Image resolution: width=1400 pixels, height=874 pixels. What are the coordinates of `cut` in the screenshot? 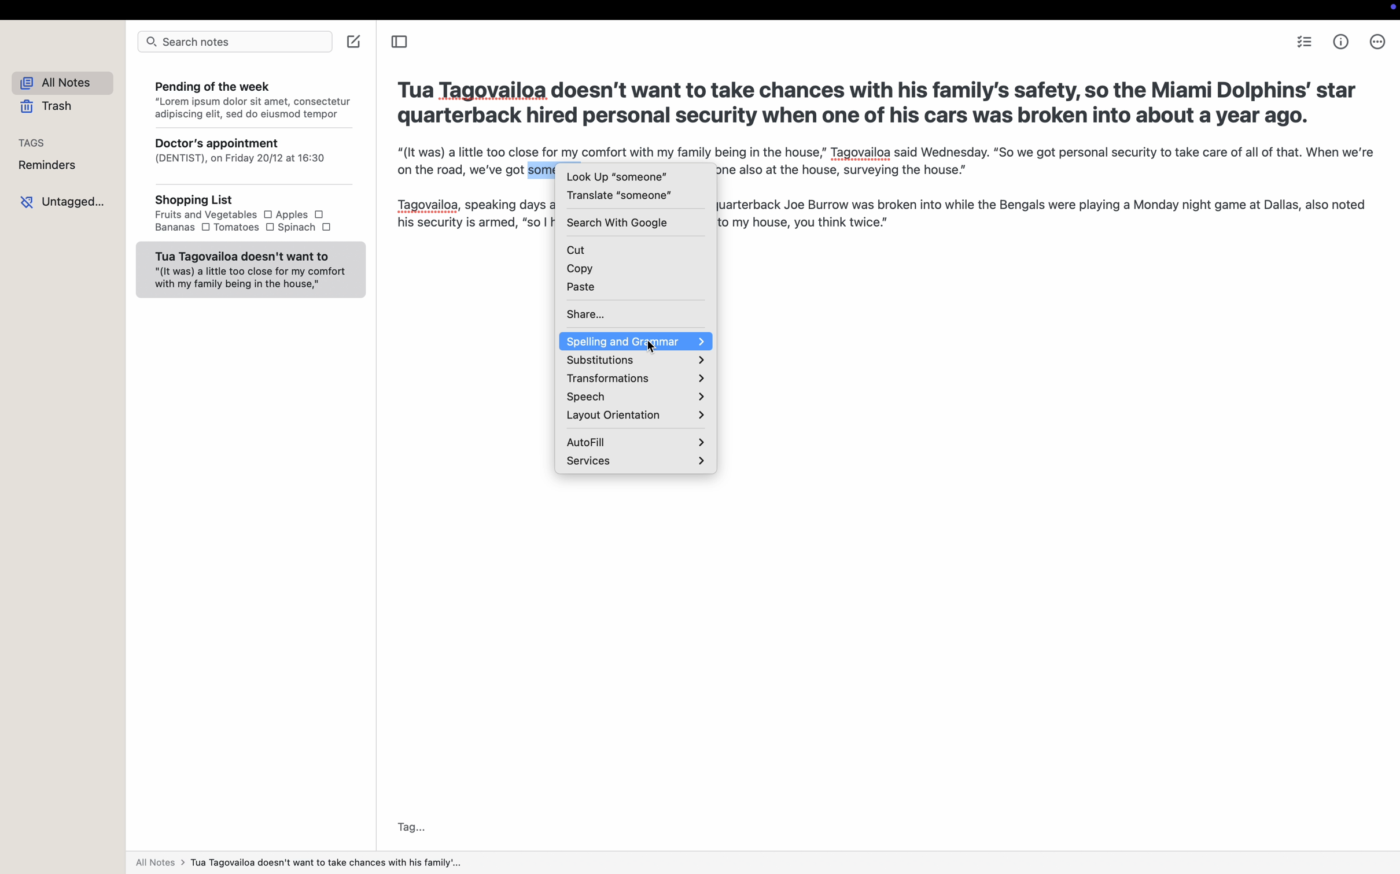 It's located at (635, 247).